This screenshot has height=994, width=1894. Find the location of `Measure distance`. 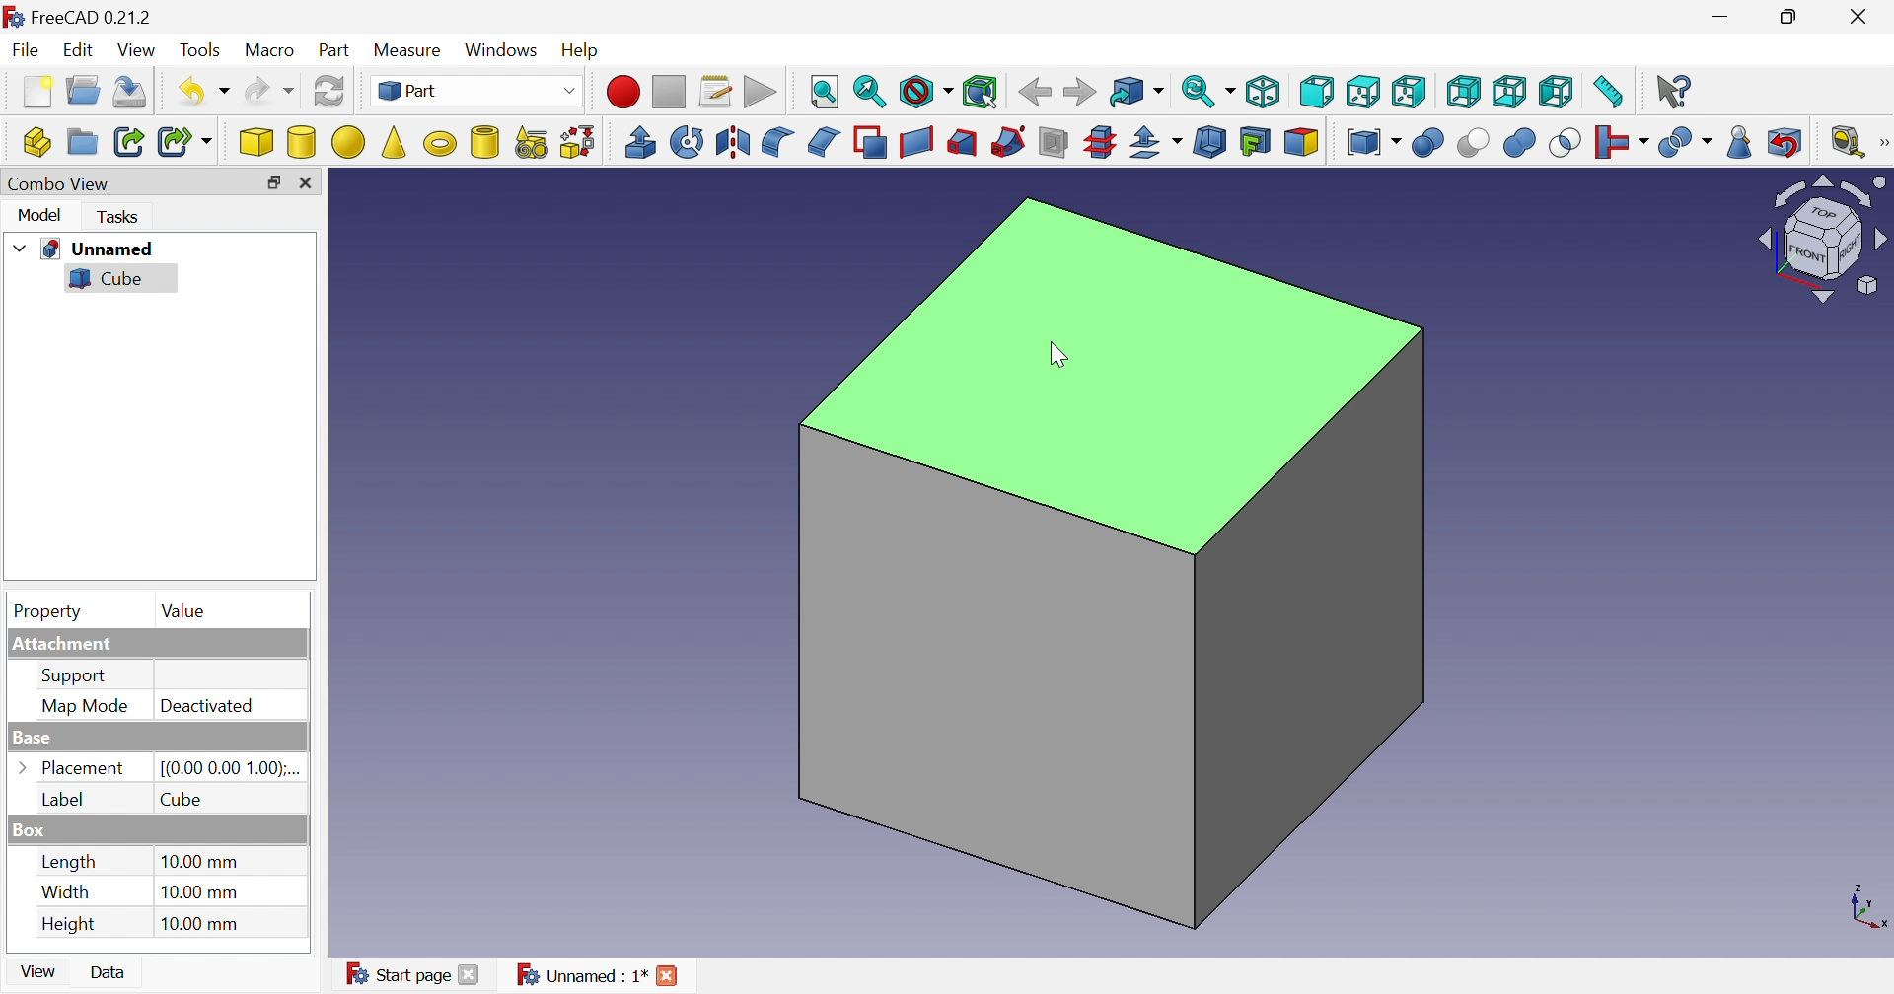

Measure distance is located at coordinates (1608, 95).